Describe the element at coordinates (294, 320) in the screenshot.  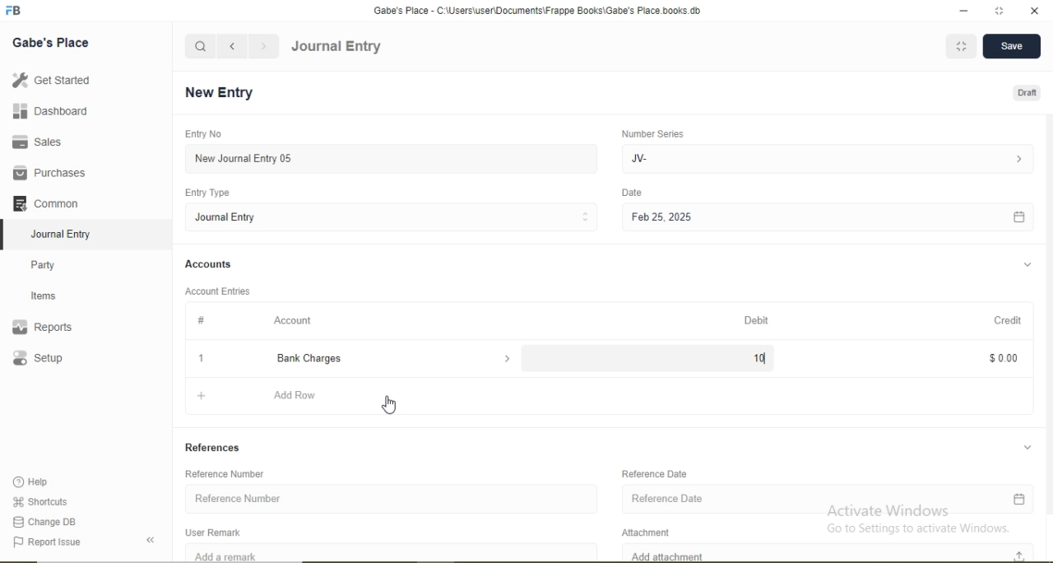
I see `Account` at that location.